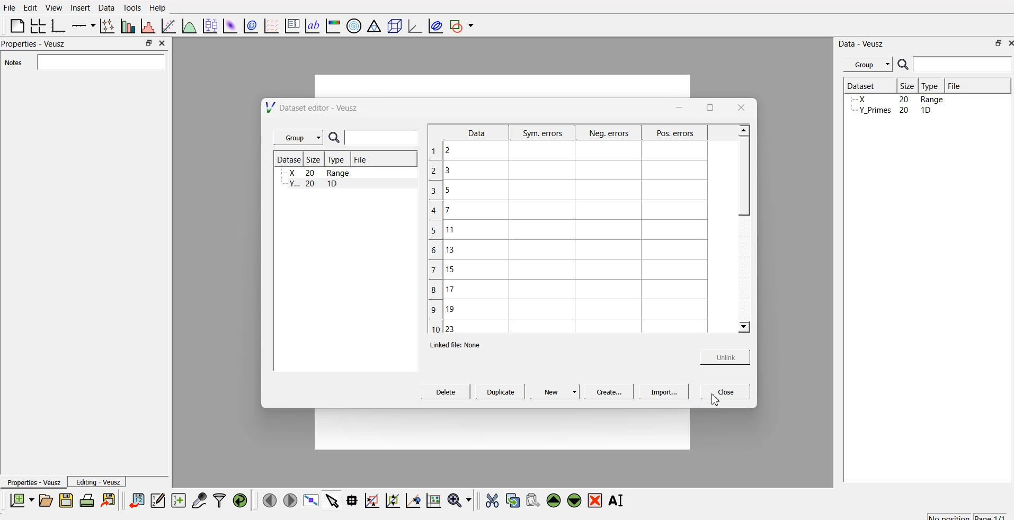 Image resolution: width=1014 pixels, height=520 pixels. What do you see at coordinates (962, 515) in the screenshot?
I see `no position page 1/1` at bounding box center [962, 515].